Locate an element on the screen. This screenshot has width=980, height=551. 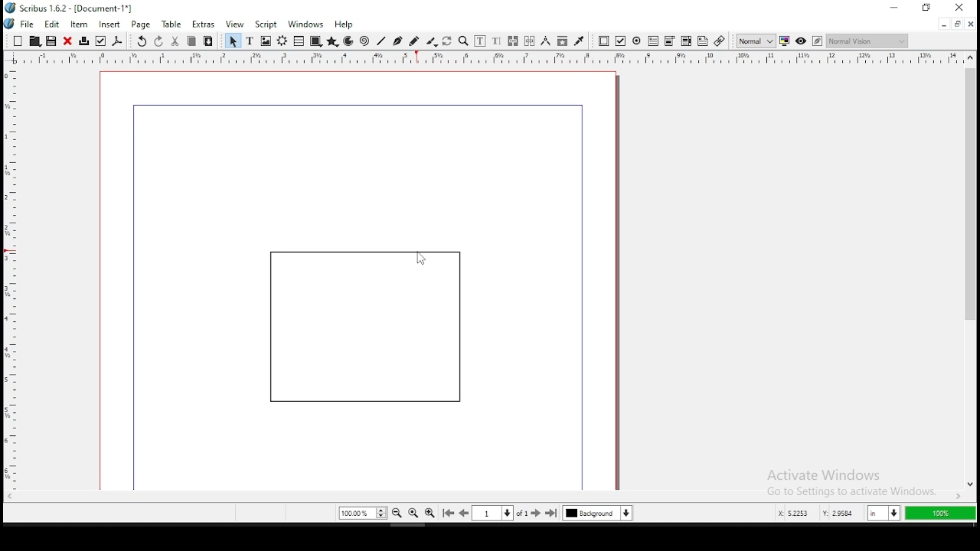
edit contents of frame is located at coordinates (480, 41).